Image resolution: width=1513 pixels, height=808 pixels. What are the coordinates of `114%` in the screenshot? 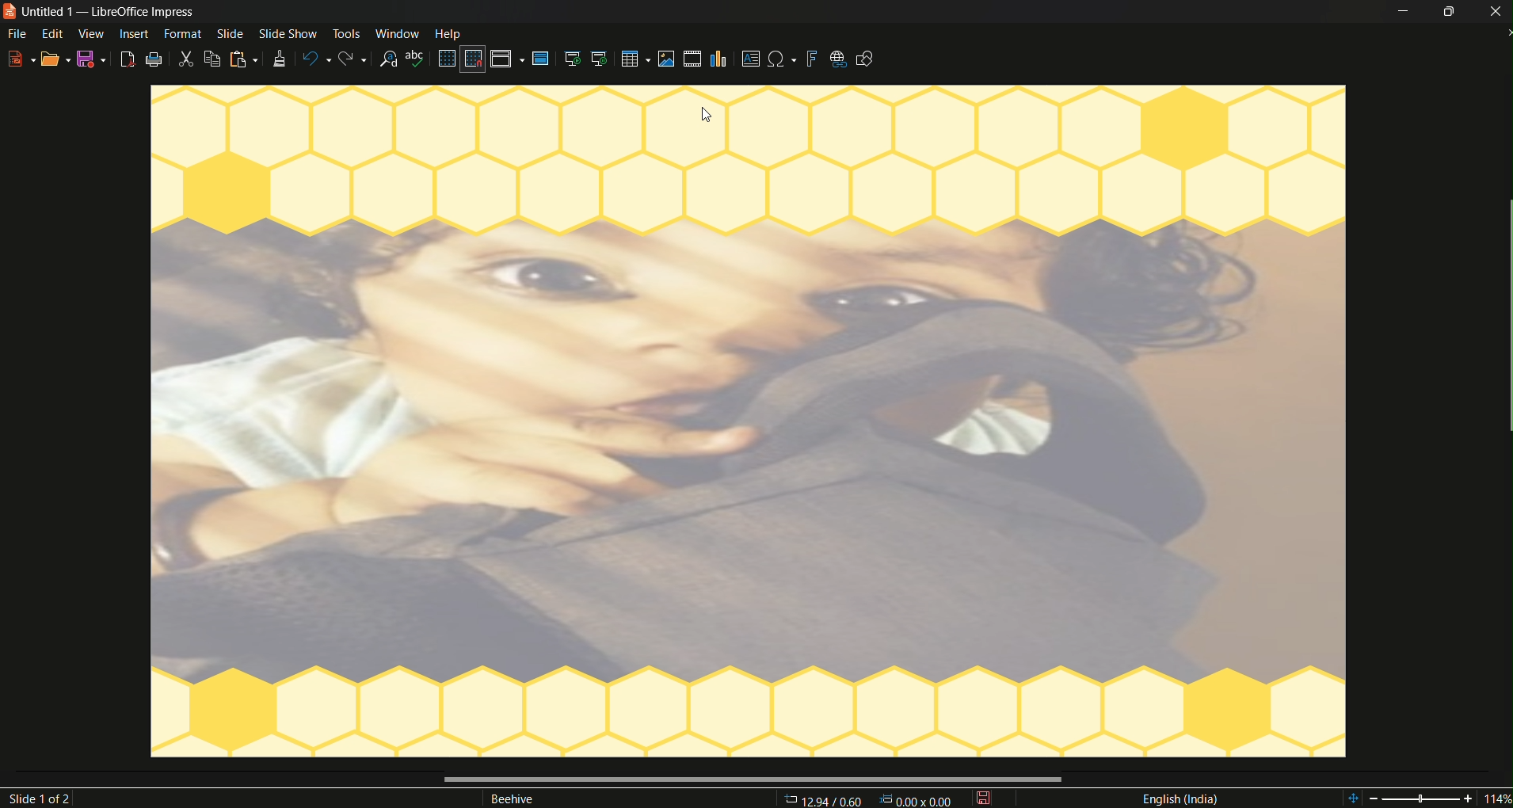 It's located at (1427, 796).